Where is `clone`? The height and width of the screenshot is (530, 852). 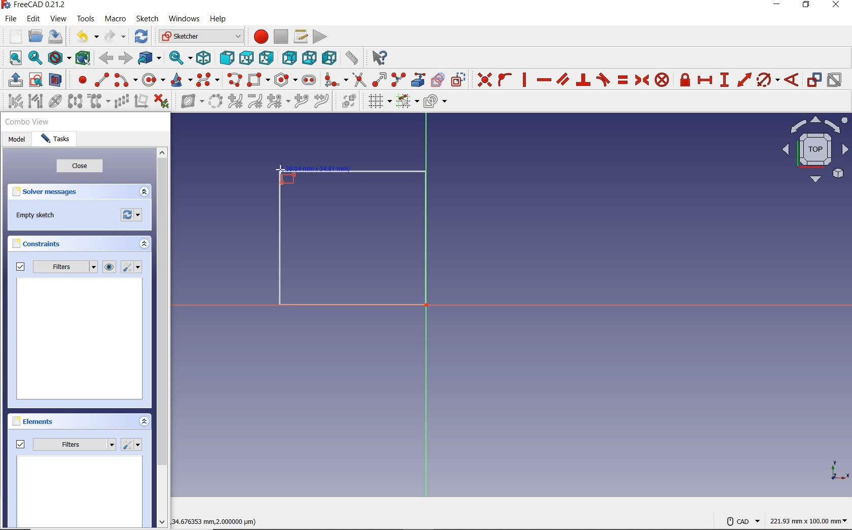
clone is located at coordinates (99, 102).